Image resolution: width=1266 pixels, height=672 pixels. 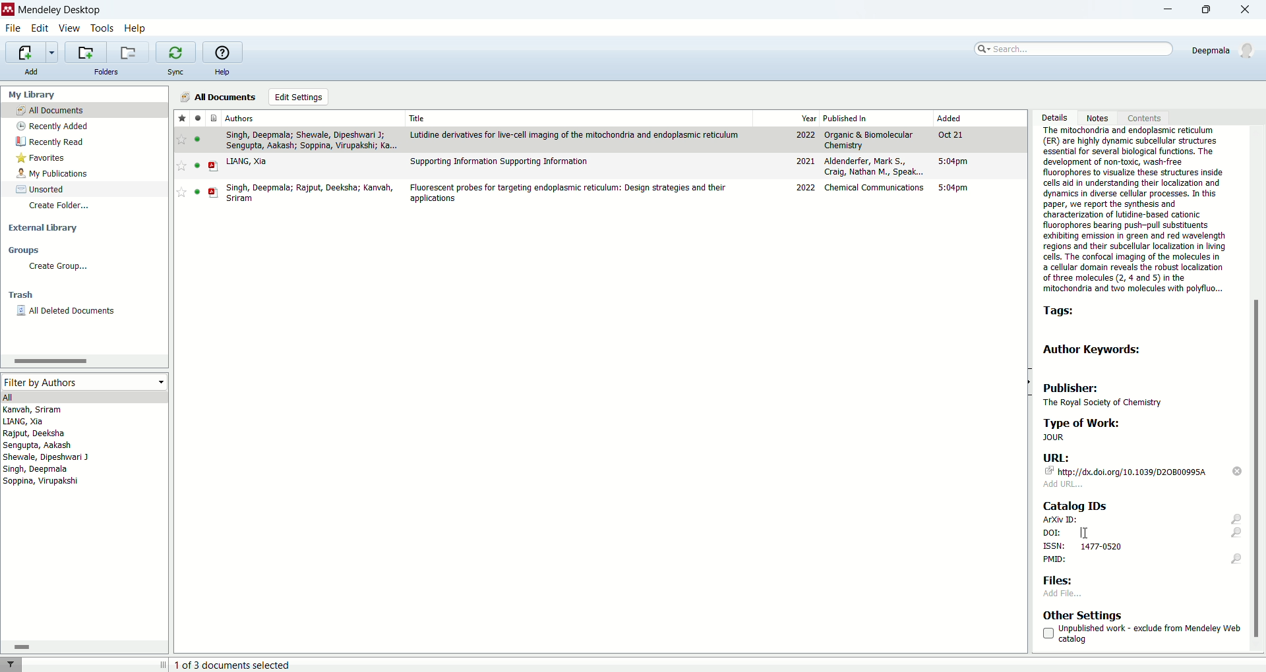 What do you see at coordinates (197, 139) in the screenshot?
I see `unread` at bounding box center [197, 139].